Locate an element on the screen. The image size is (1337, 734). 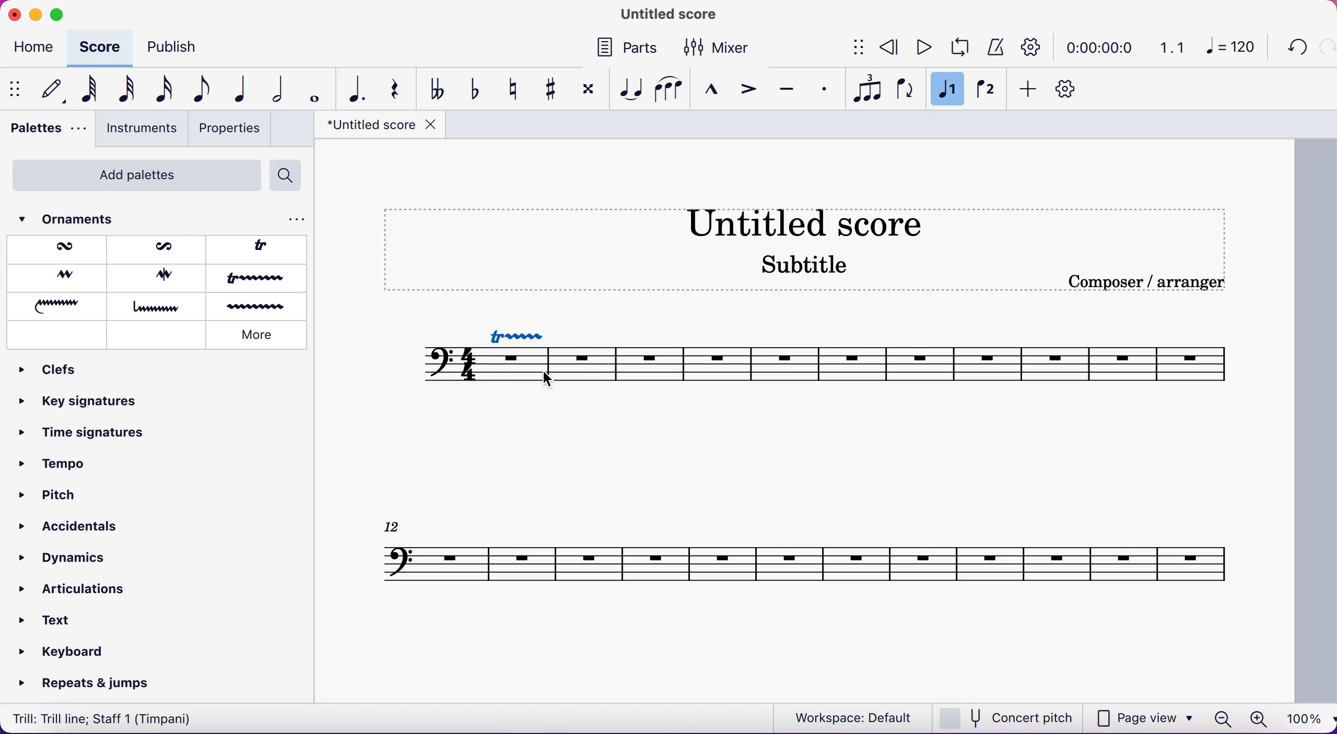
toggle flat is located at coordinates (473, 90).